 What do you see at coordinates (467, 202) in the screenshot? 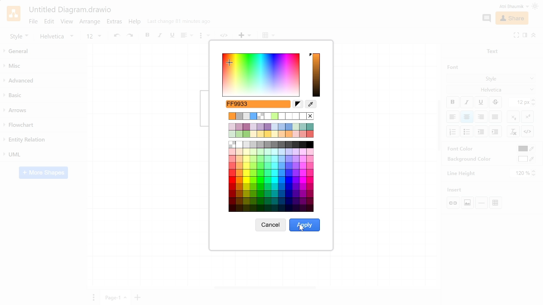
I see `Image` at bounding box center [467, 202].